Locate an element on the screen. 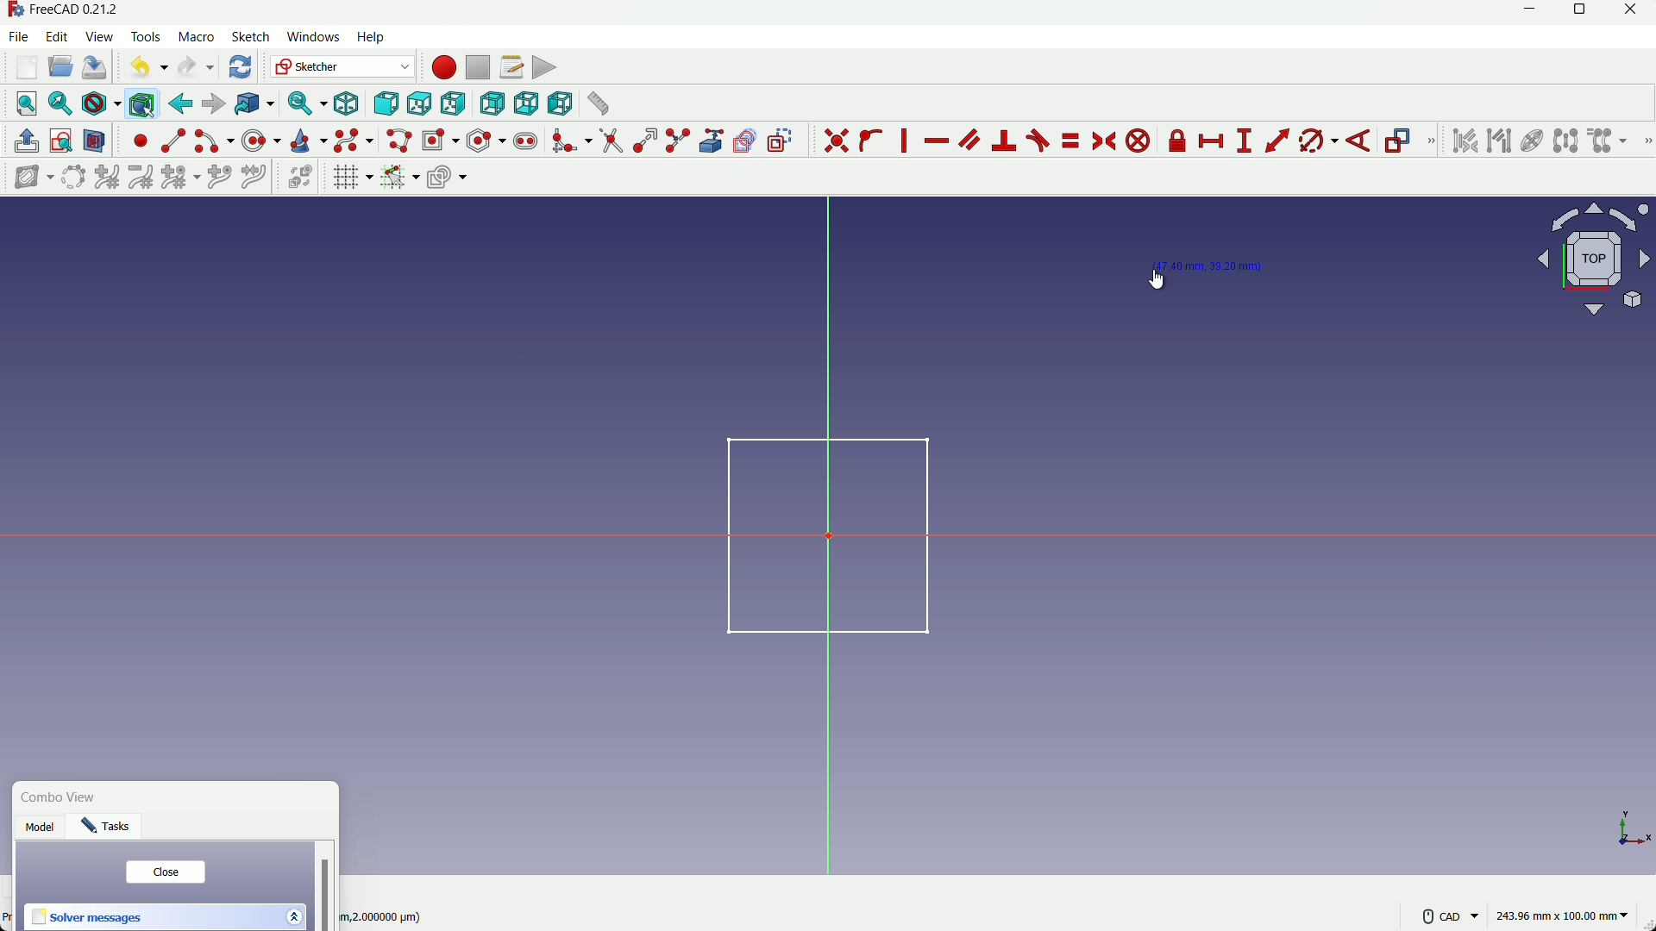 This screenshot has width=1656, height=931. constraint parallel is located at coordinates (969, 138).